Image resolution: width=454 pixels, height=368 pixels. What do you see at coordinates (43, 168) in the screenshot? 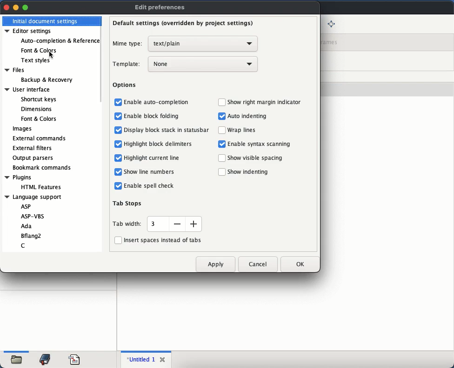
I see `bookmark commands` at bounding box center [43, 168].